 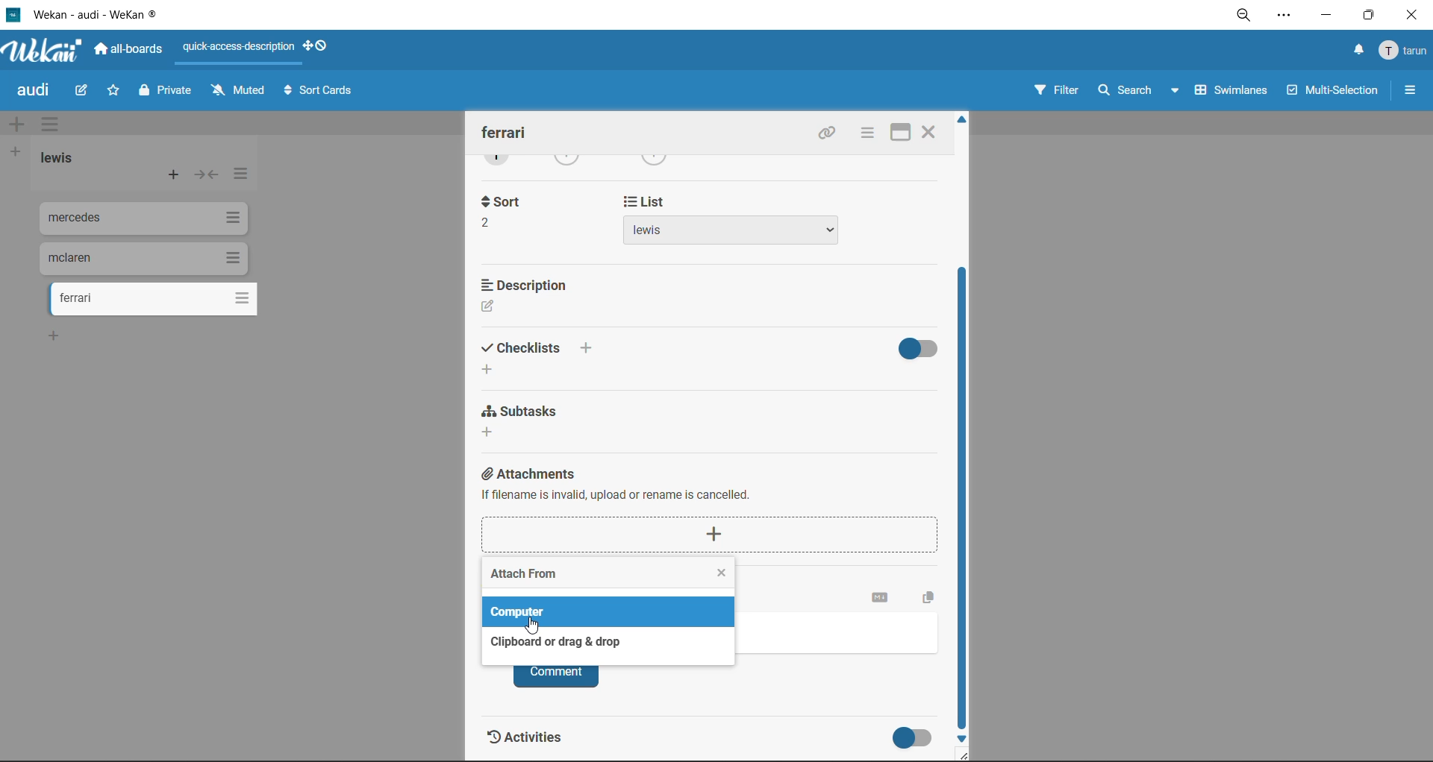 What do you see at coordinates (523, 611) in the screenshot?
I see `computer` at bounding box center [523, 611].